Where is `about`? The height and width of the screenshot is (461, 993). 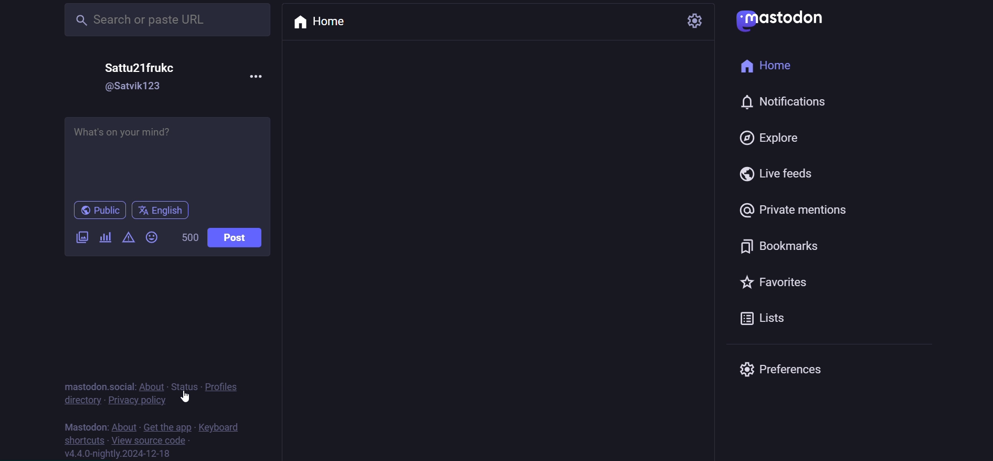
about is located at coordinates (154, 385).